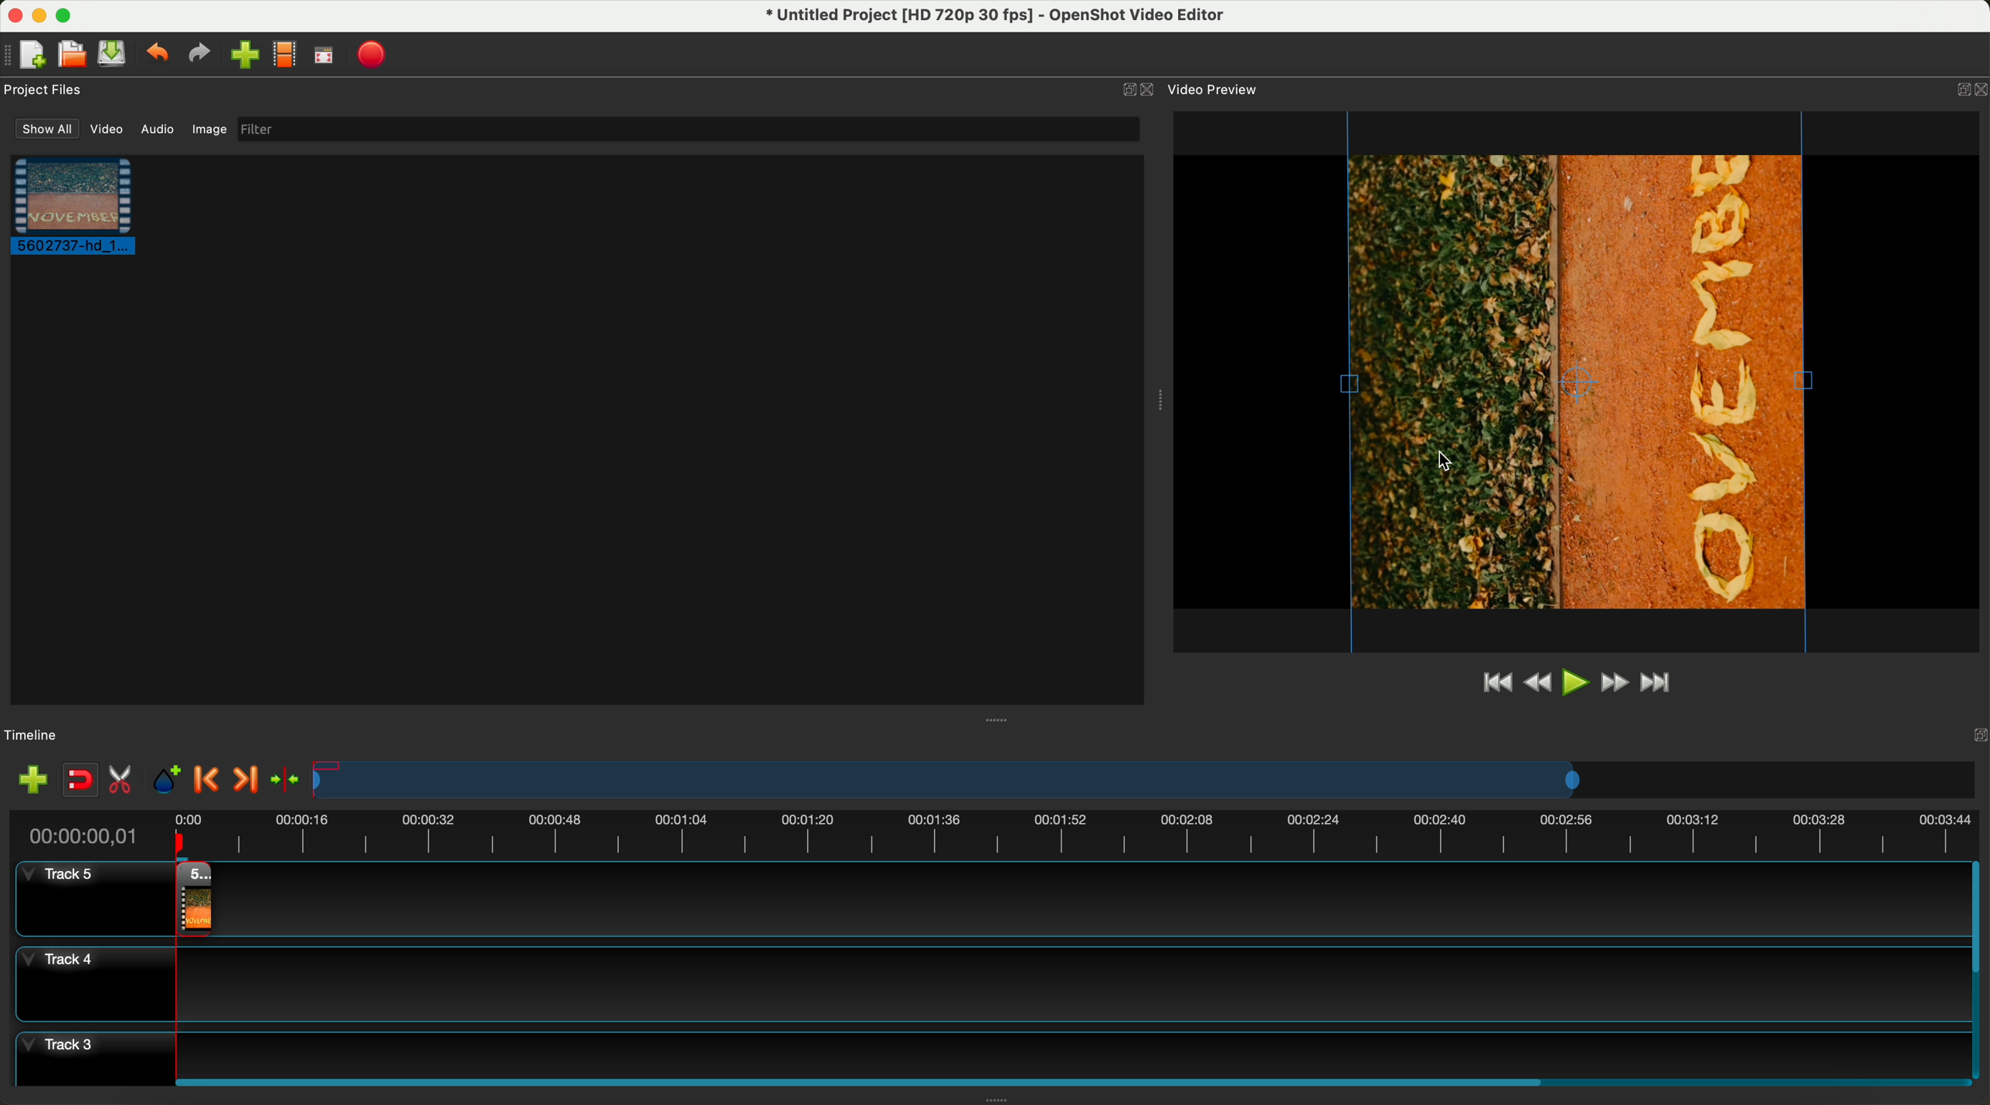 This screenshot has height=1105, width=1990. Describe the element at coordinates (84, 899) in the screenshot. I see `track 5` at that location.